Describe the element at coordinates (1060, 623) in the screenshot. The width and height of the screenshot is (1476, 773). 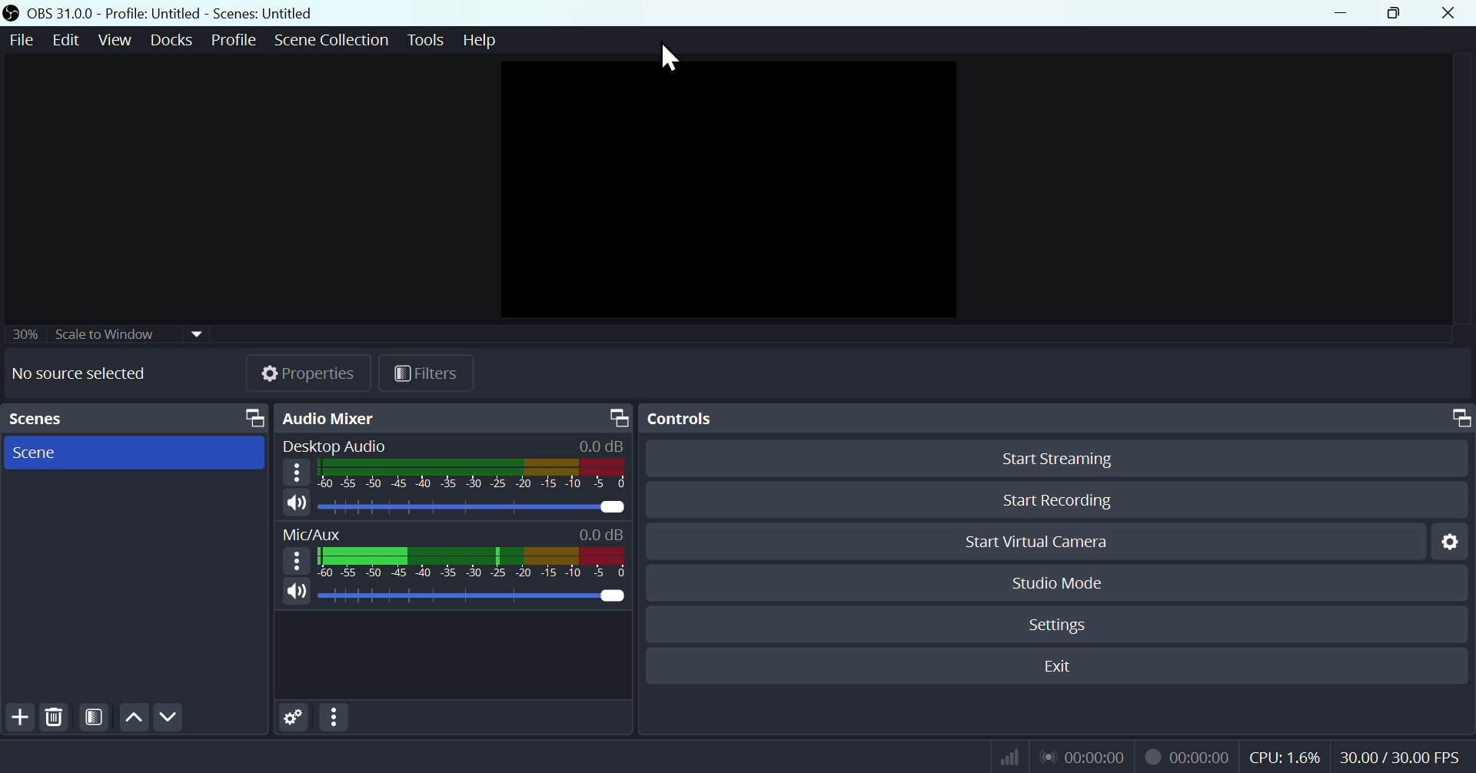
I see `Settings` at that location.